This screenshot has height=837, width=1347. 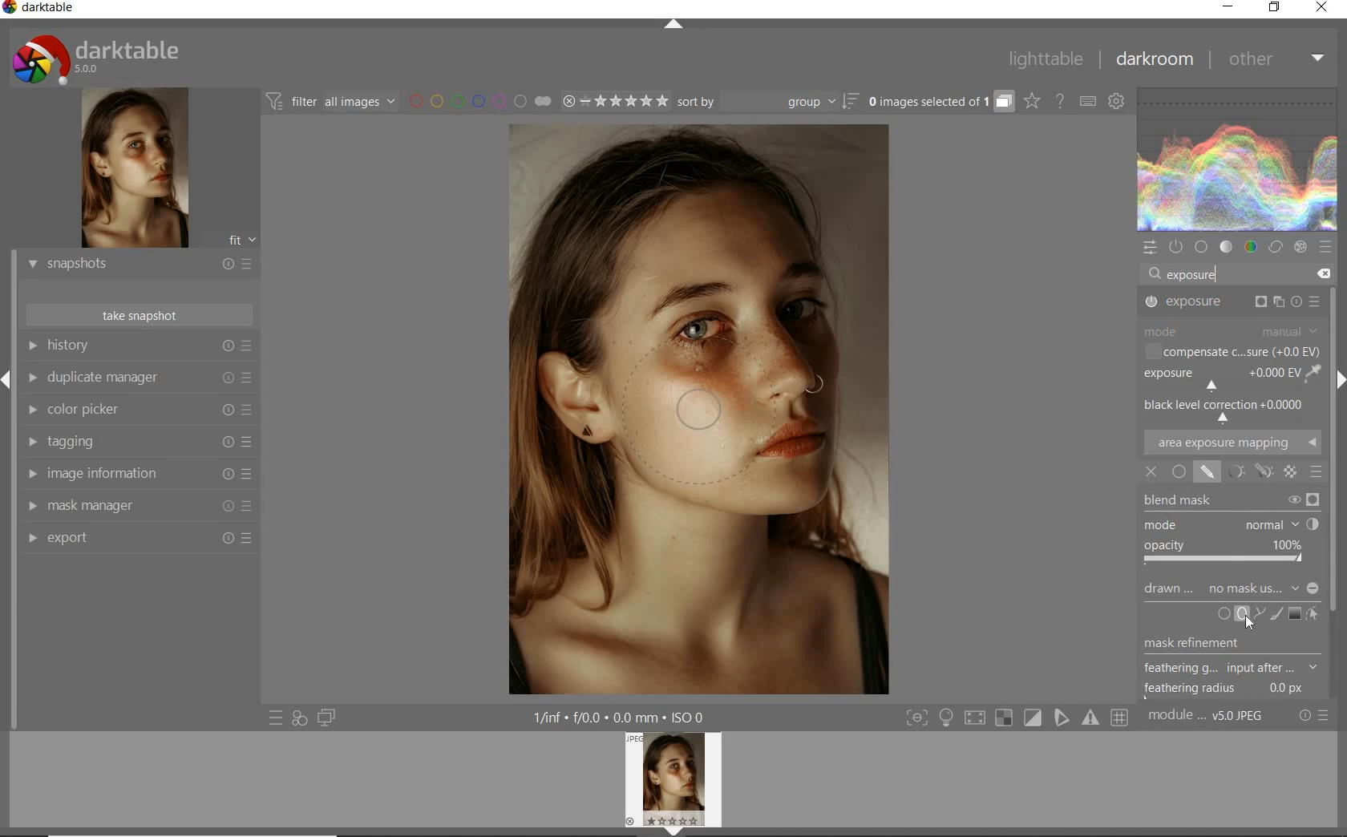 I want to click on tone, so click(x=1226, y=247).